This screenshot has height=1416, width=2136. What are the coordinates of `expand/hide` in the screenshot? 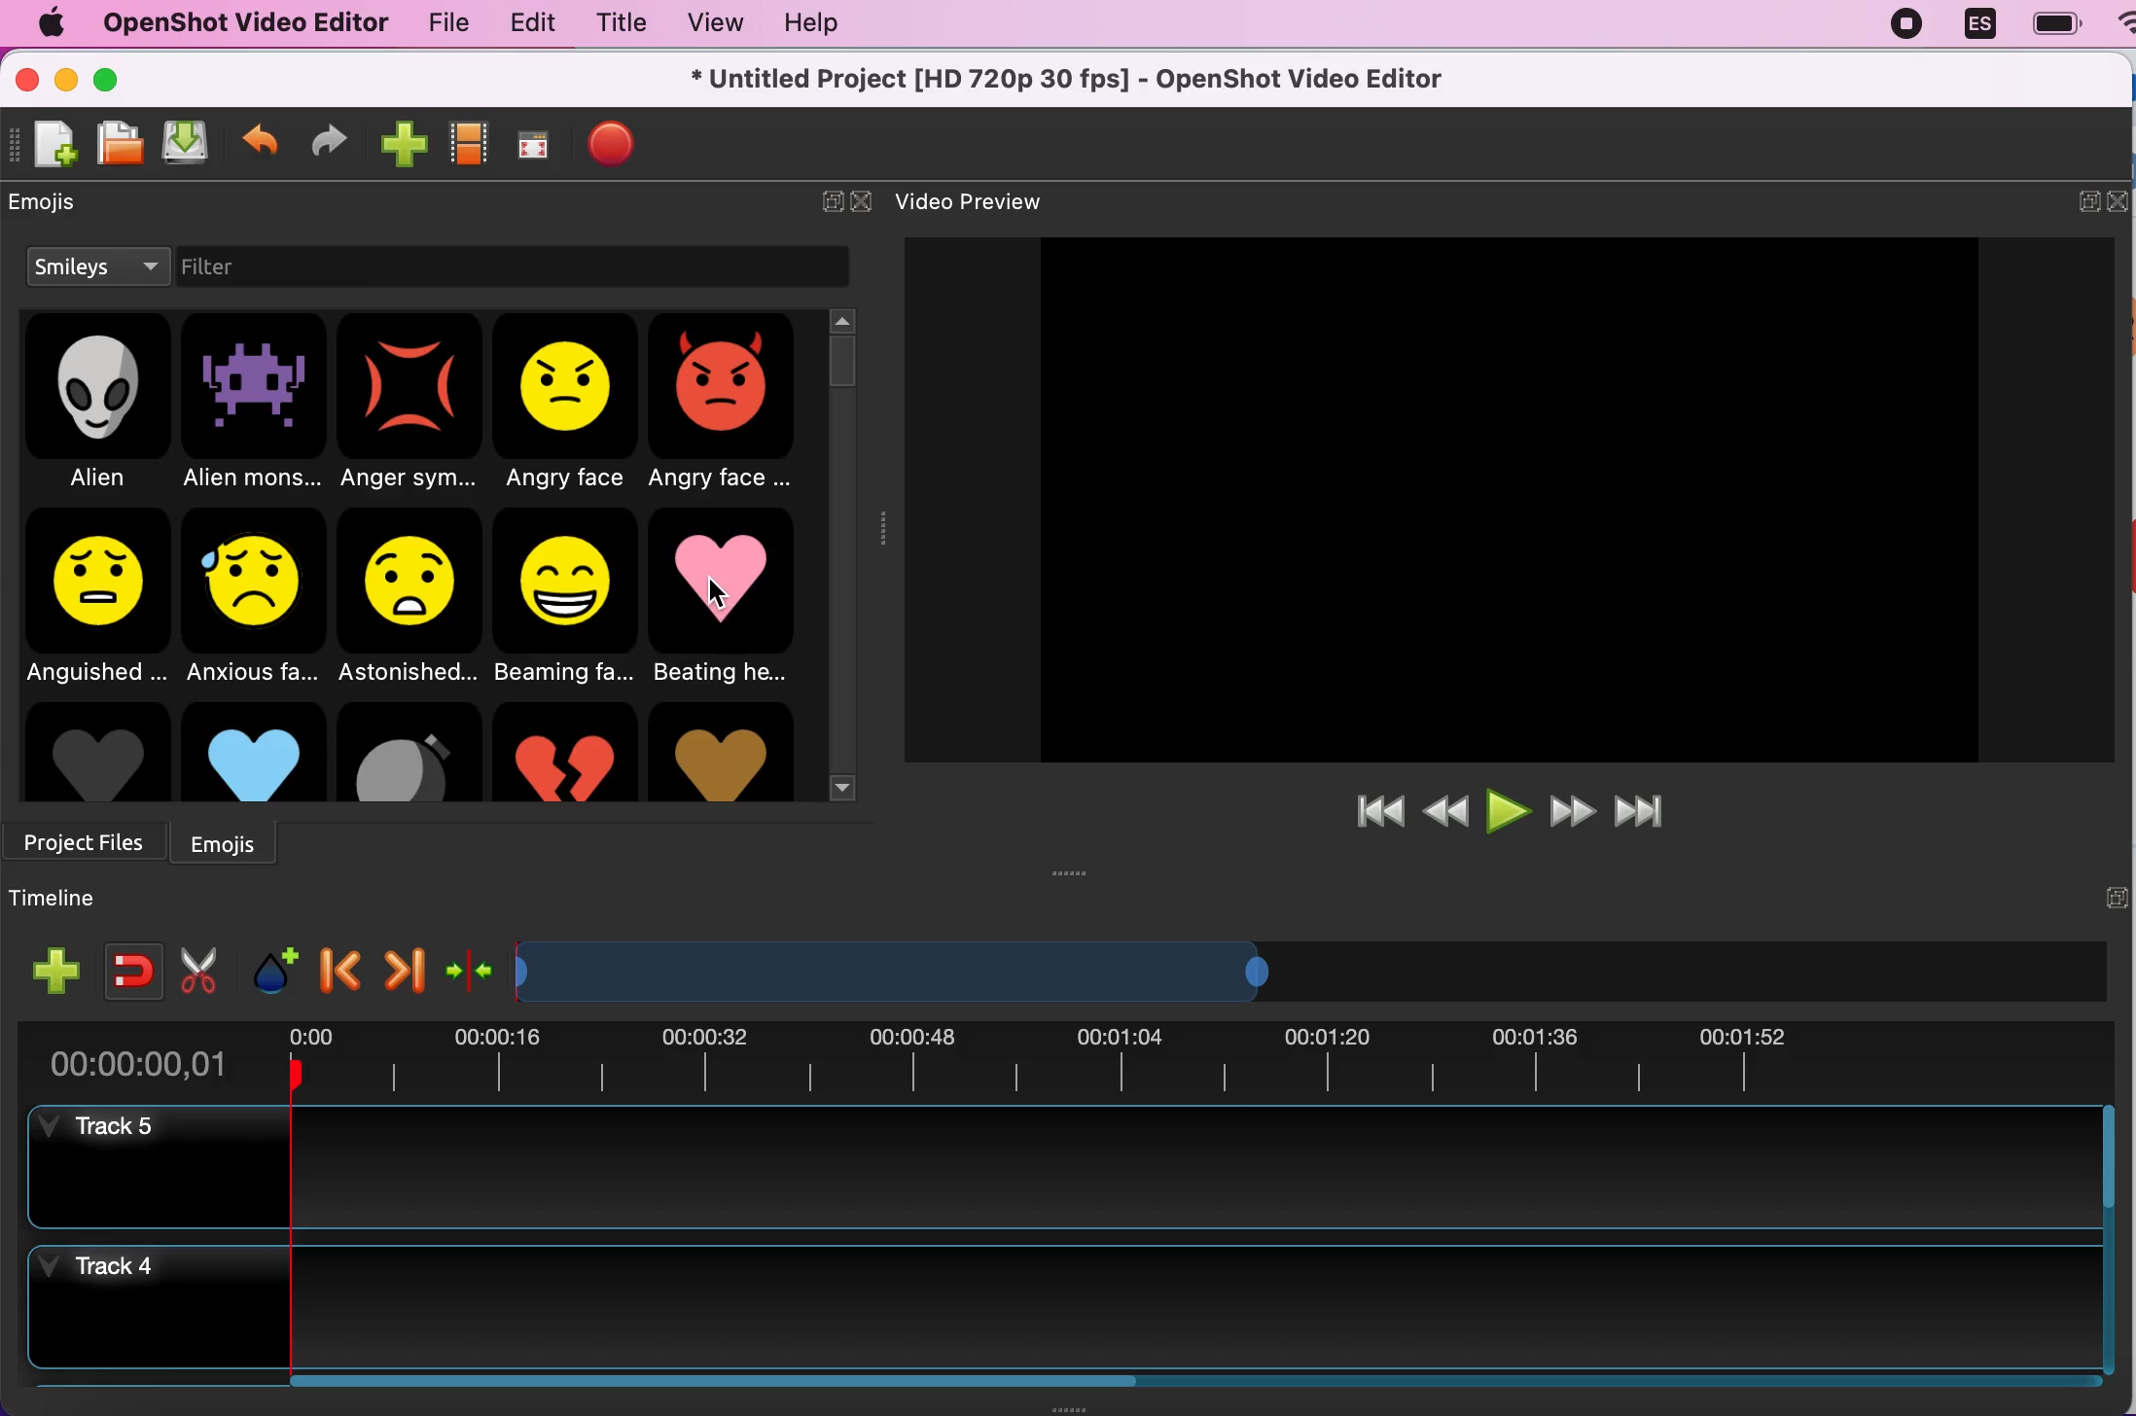 It's located at (820, 199).